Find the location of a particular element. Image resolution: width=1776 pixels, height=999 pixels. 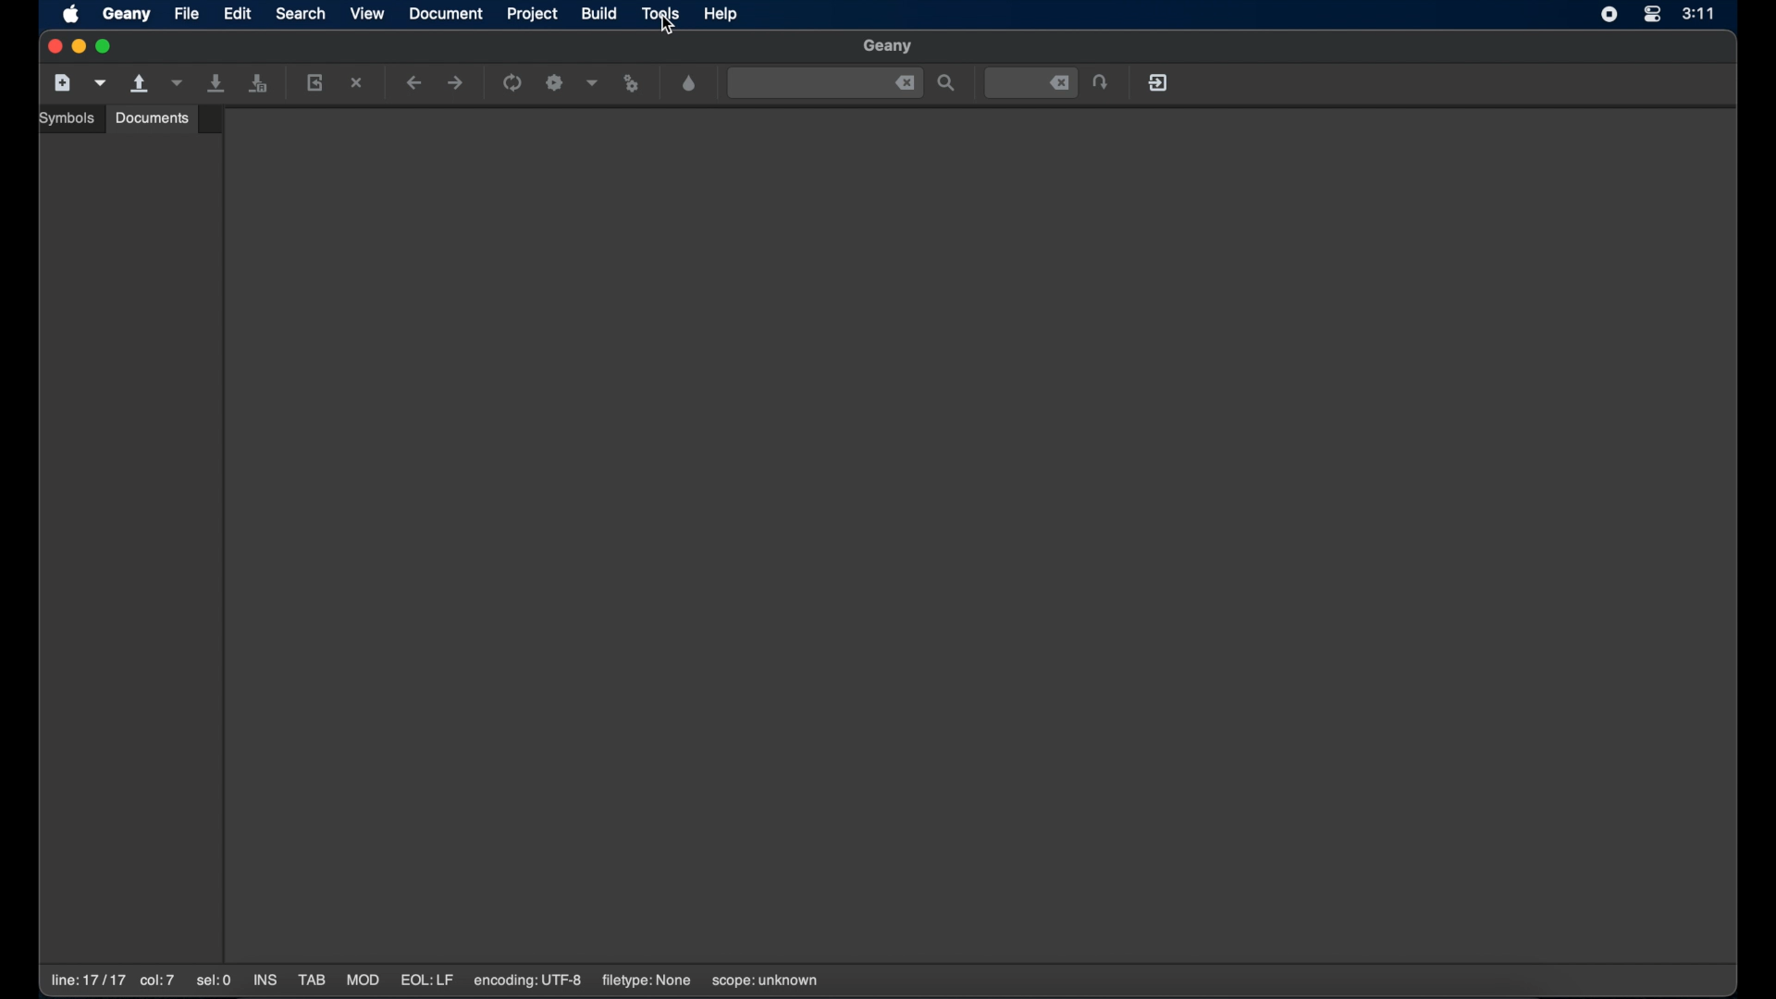

navigate forward a location is located at coordinates (456, 83).